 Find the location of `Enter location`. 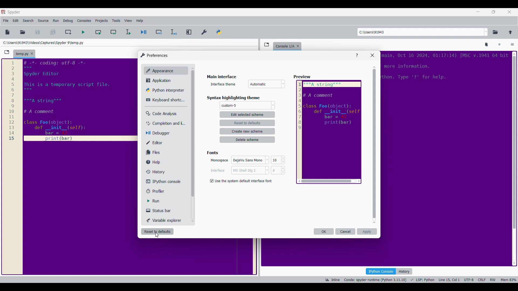

Enter location is located at coordinates (421, 32).